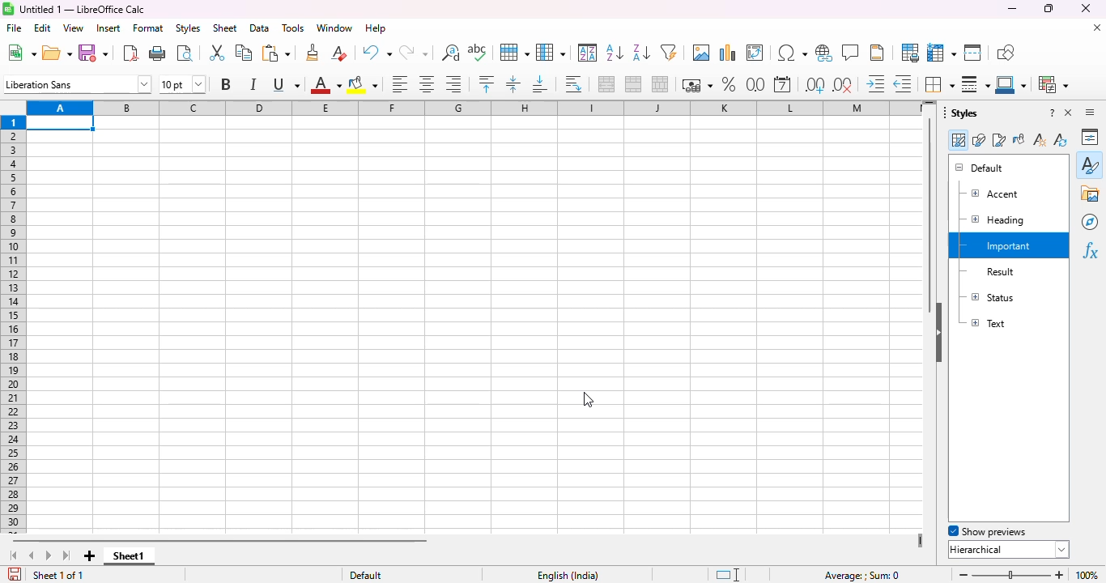 The width and height of the screenshot is (1106, 583). What do you see at coordinates (988, 531) in the screenshot?
I see `show previews` at bounding box center [988, 531].